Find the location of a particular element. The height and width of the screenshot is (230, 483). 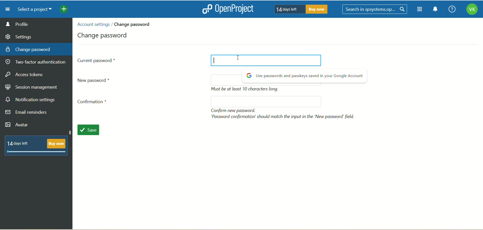

module is located at coordinates (421, 9).